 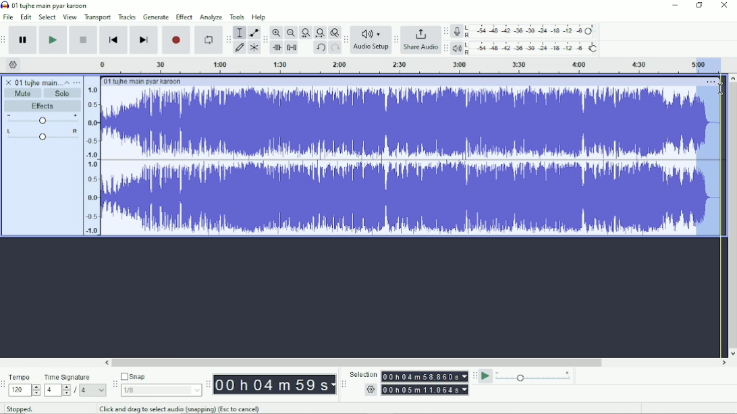 What do you see at coordinates (177, 40) in the screenshot?
I see `Record` at bounding box center [177, 40].